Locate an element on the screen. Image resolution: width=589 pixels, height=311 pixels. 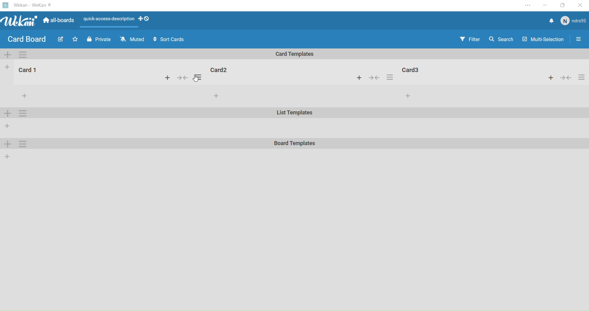
all boards is located at coordinates (58, 22).